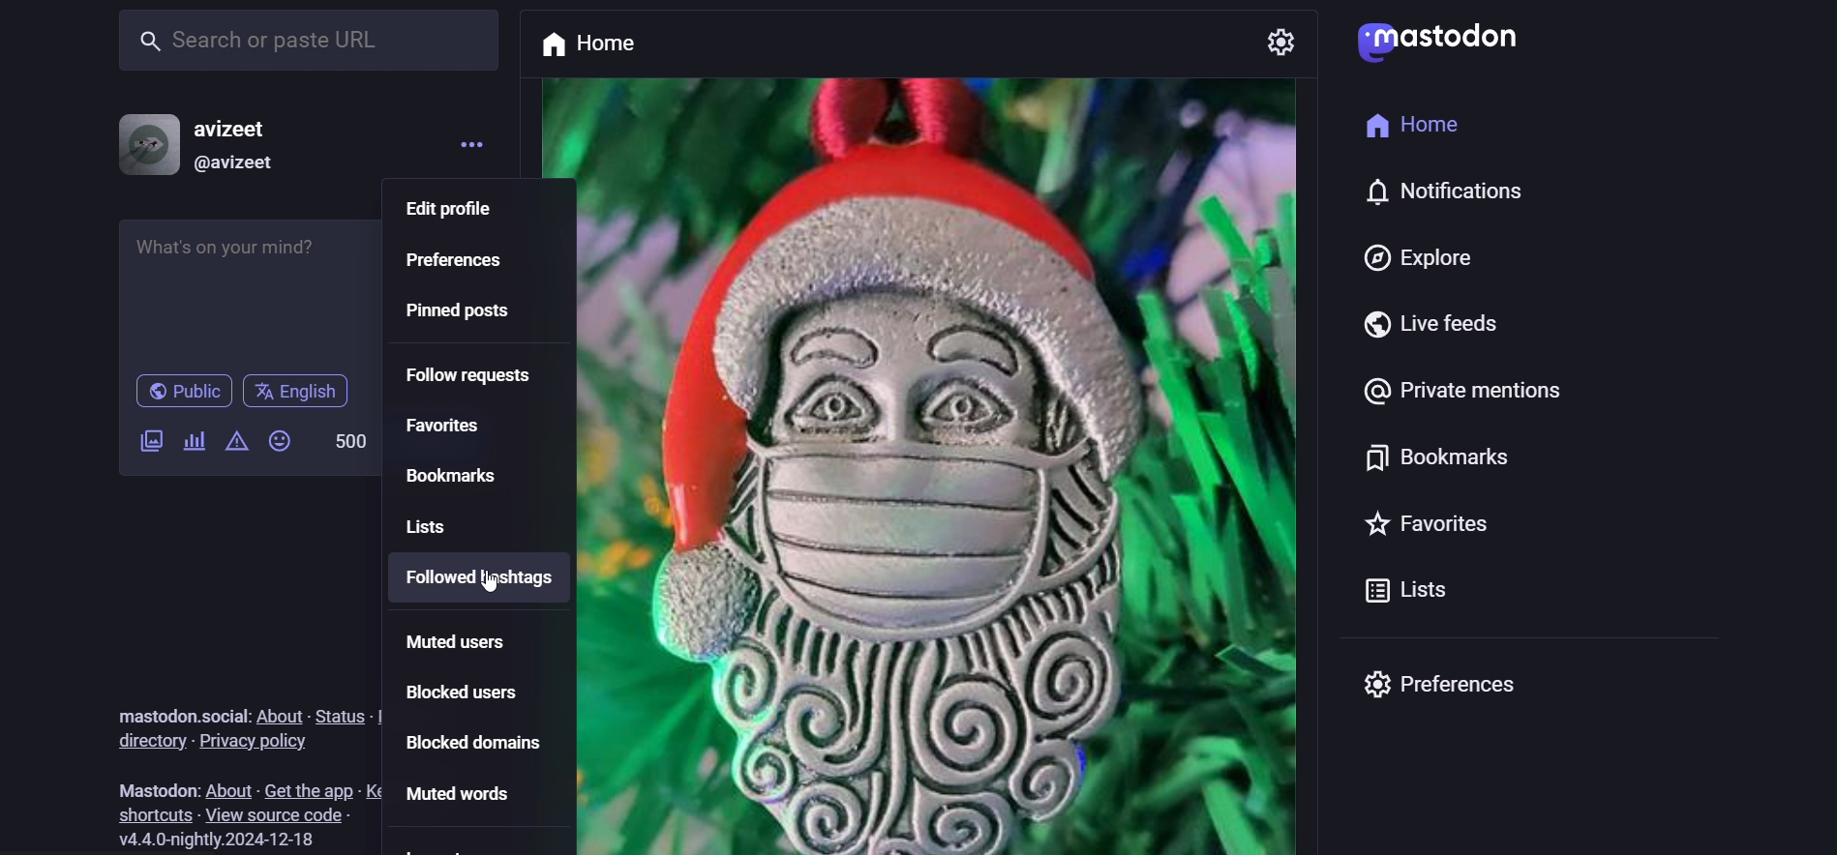 The width and height of the screenshot is (1837, 855). Describe the element at coordinates (1443, 197) in the screenshot. I see `notifications` at that location.